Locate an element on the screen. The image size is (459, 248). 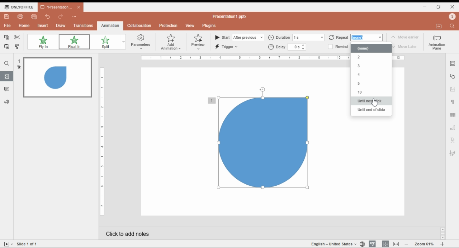
view is located at coordinates (190, 26).